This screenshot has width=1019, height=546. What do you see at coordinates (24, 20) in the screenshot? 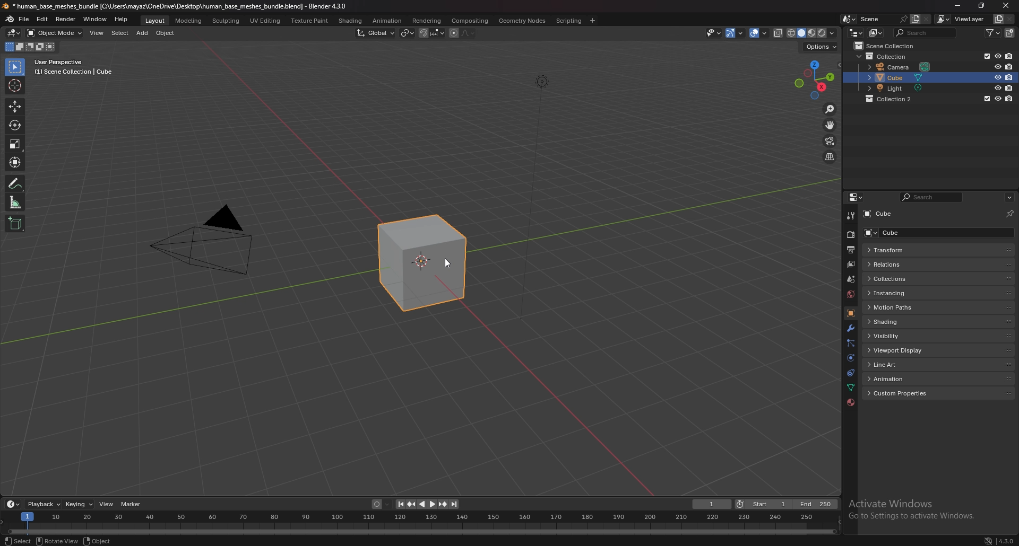
I see `file` at bounding box center [24, 20].